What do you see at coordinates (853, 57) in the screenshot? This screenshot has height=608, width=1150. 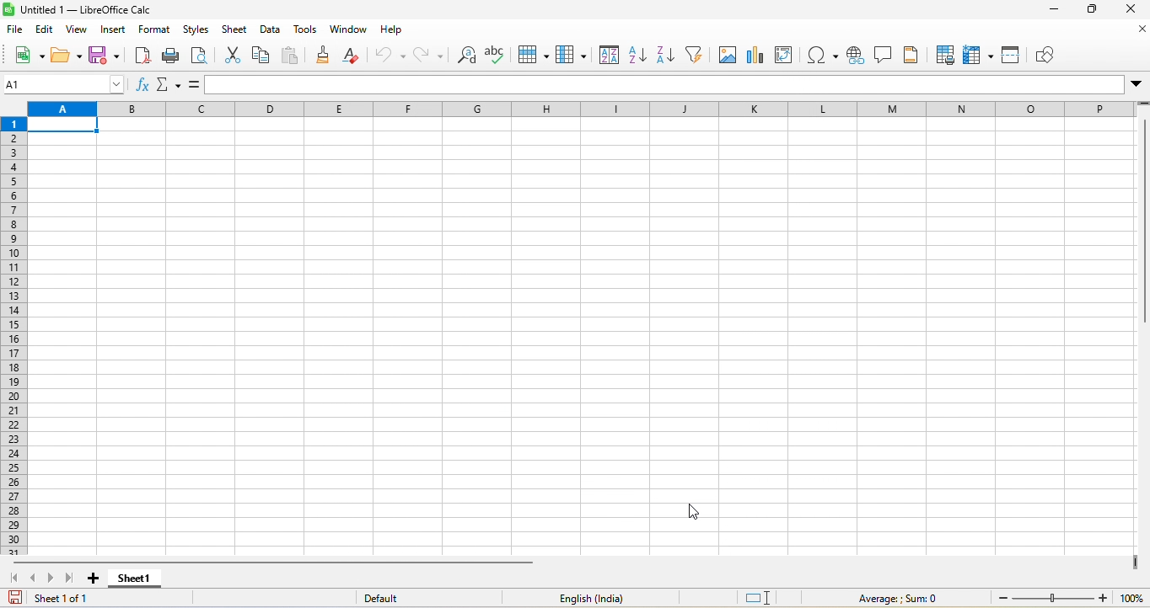 I see `hyperlink` at bounding box center [853, 57].